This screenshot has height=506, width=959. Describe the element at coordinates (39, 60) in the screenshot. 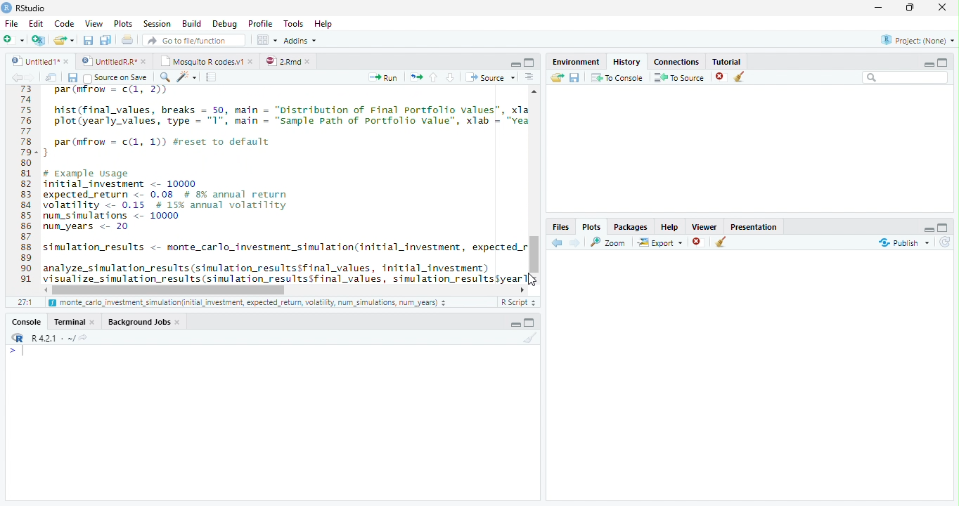

I see `Untited1*` at that location.